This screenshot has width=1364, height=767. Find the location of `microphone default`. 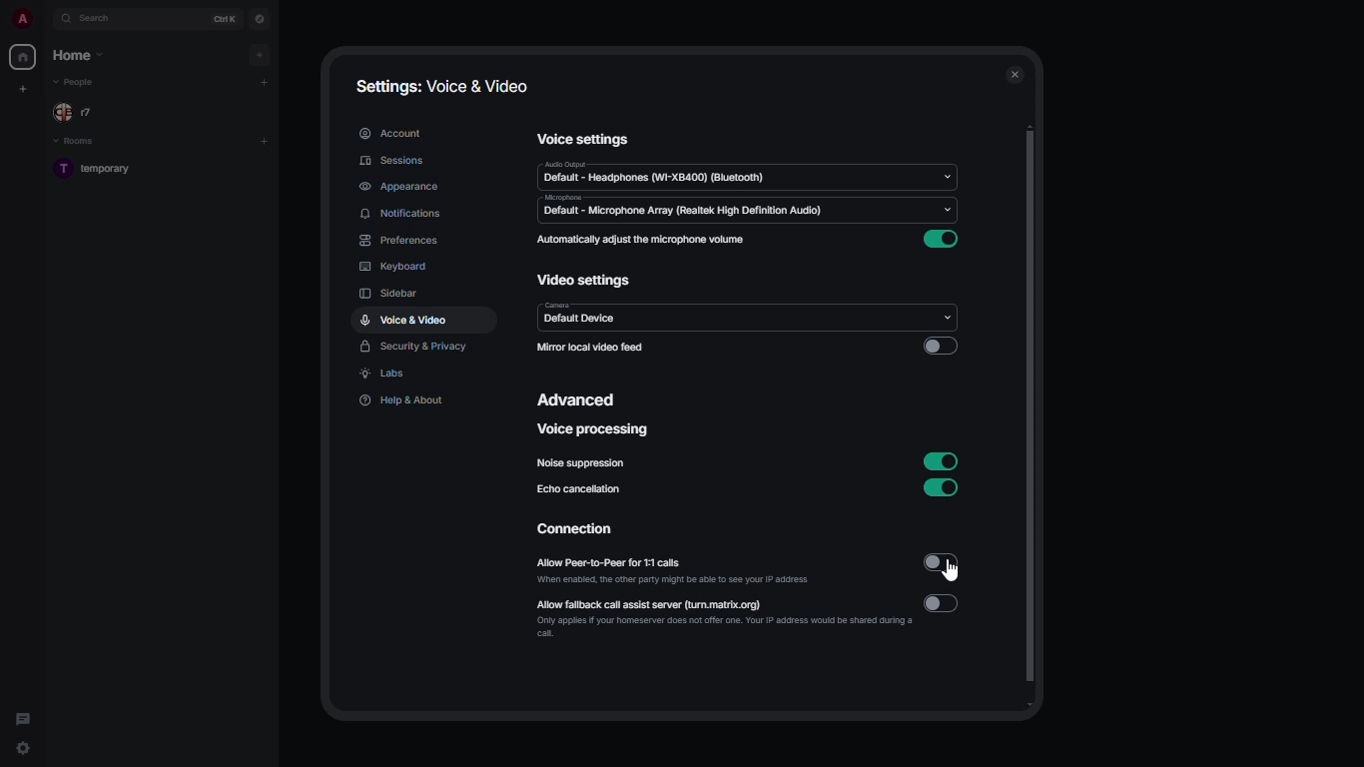

microphone default is located at coordinates (685, 208).